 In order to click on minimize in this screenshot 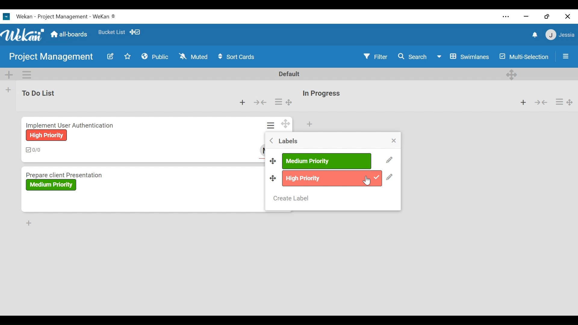, I will do `click(525, 16)`.